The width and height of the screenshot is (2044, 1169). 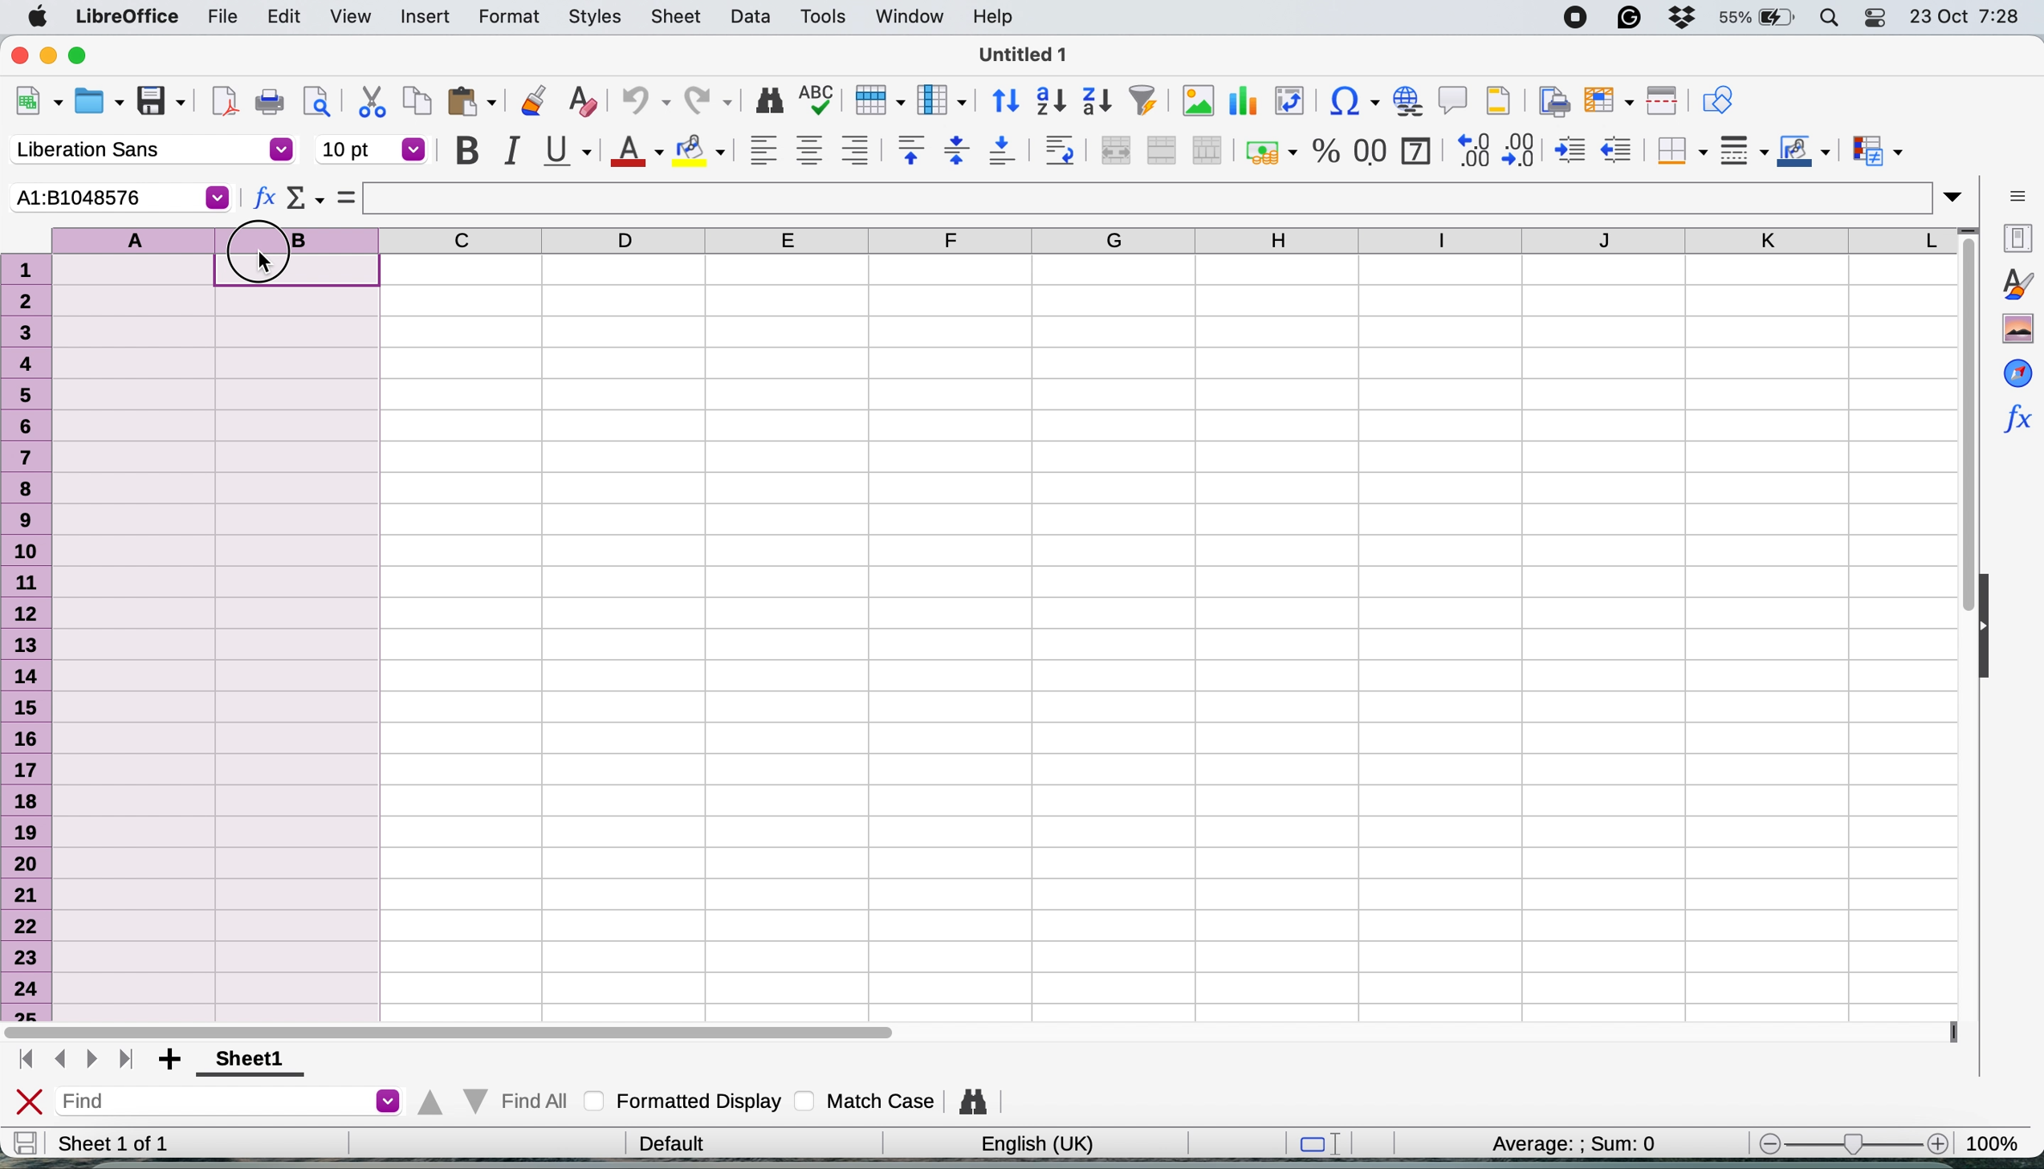 What do you see at coordinates (1847, 1143) in the screenshot?
I see `zoom scale` at bounding box center [1847, 1143].